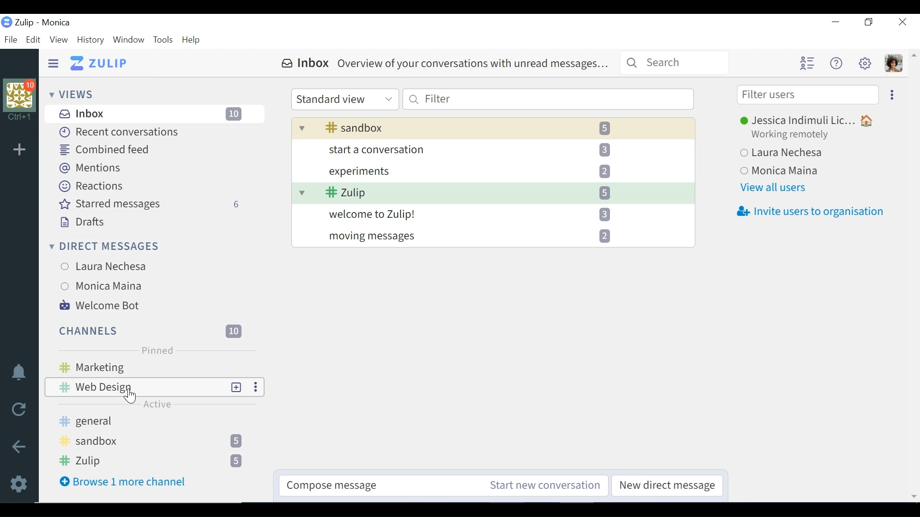  I want to click on Hide user list, so click(807, 64).